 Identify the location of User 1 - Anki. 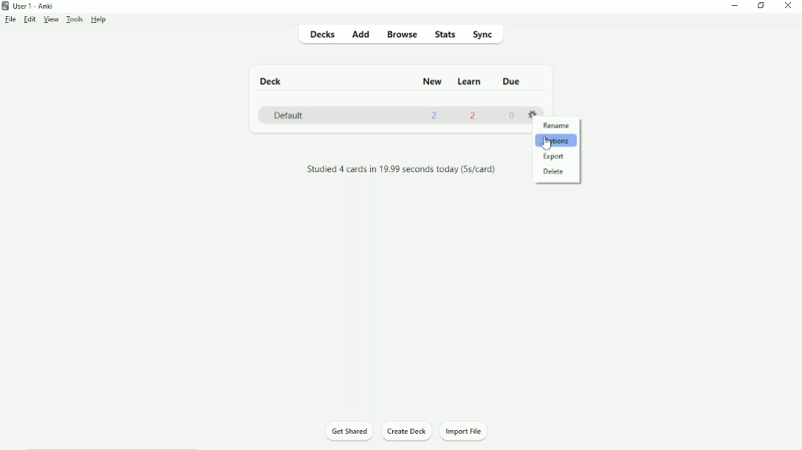
(29, 5).